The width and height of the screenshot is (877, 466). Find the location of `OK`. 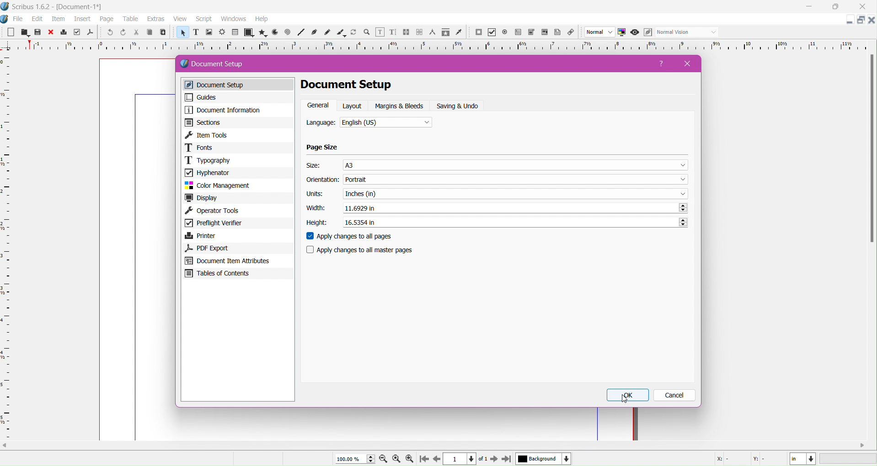

OK is located at coordinates (629, 395).